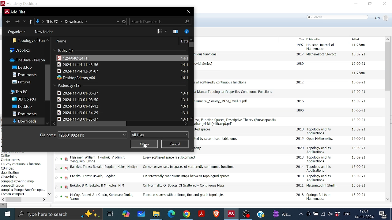  What do you see at coordinates (359, 139) in the screenshot?
I see `date` at bounding box center [359, 139].